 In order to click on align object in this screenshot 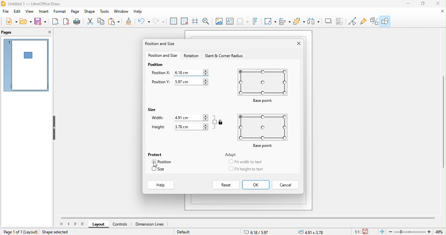, I will do `click(285, 21)`.